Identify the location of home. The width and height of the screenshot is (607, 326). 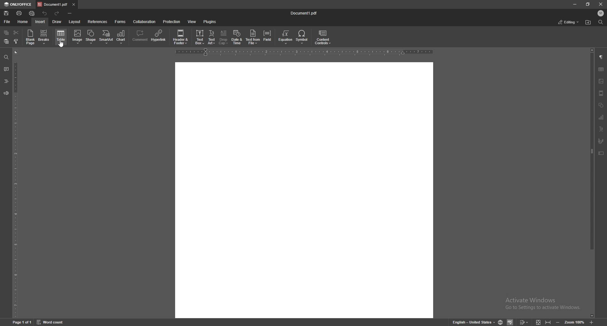
(23, 22).